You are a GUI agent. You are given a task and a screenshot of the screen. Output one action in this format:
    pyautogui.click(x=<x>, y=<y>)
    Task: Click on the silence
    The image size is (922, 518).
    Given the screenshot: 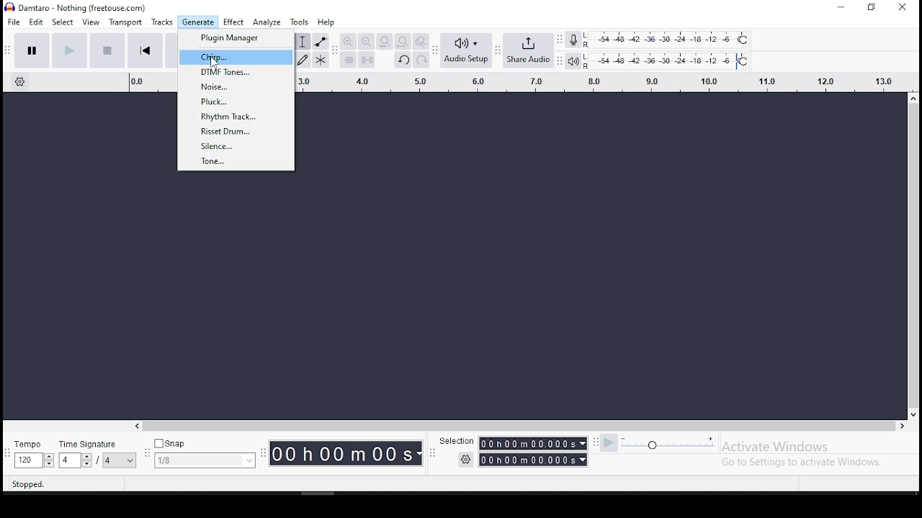 What is the action you would take?
    pyautogui.click(x=237, y=145)
    